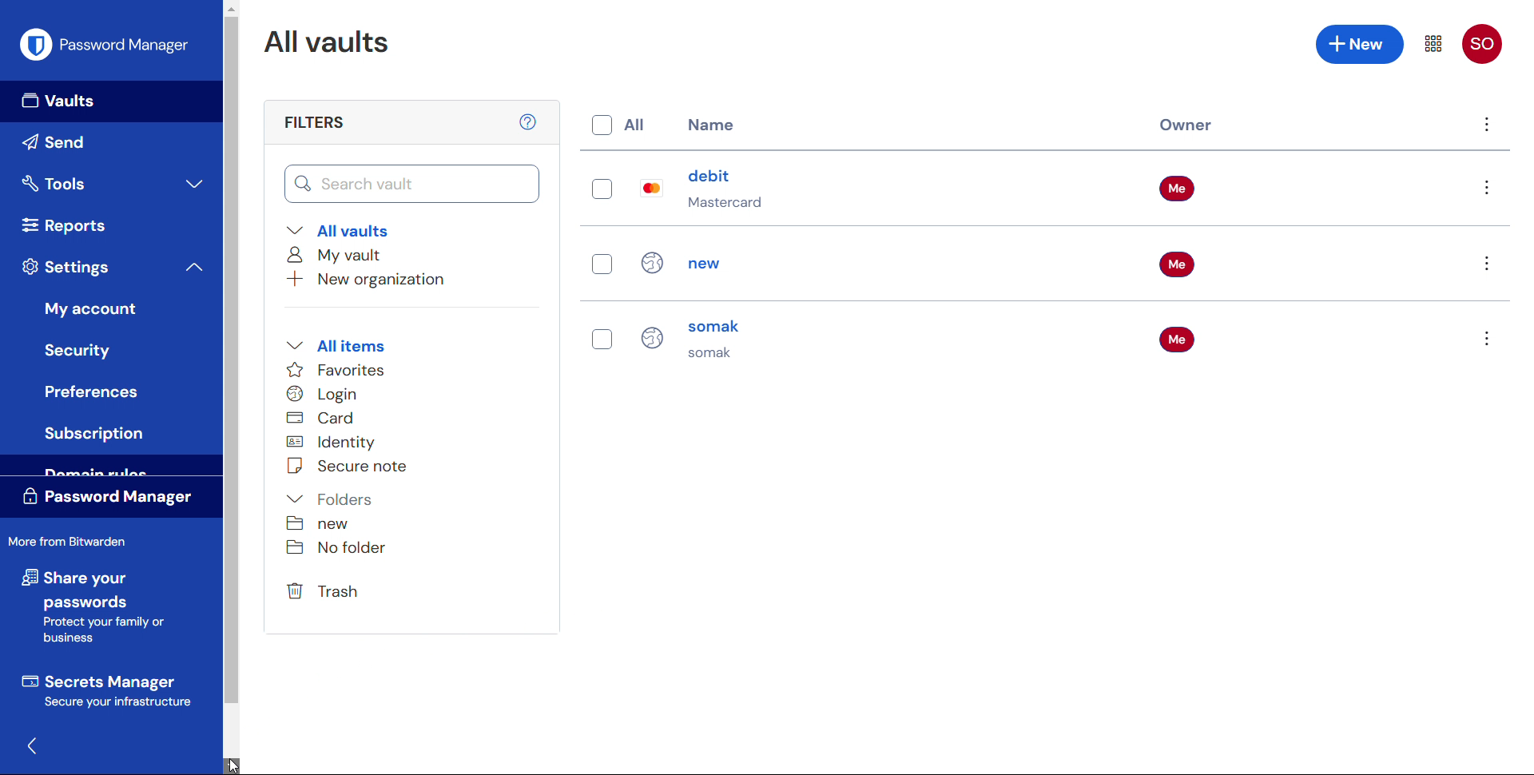 Image resolution: width=1534 pixels, height=775 pixels. I want to click on collapse settings, so click(192, 267).